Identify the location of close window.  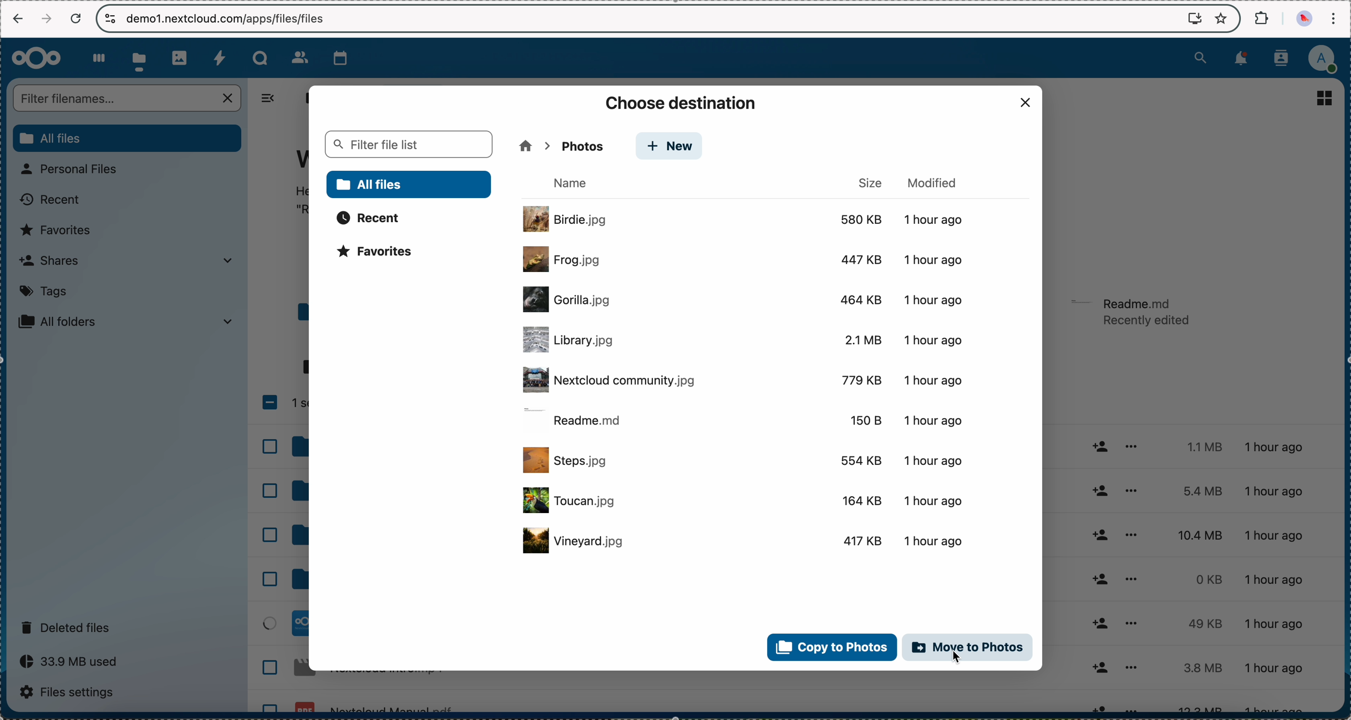
(1026, 103).